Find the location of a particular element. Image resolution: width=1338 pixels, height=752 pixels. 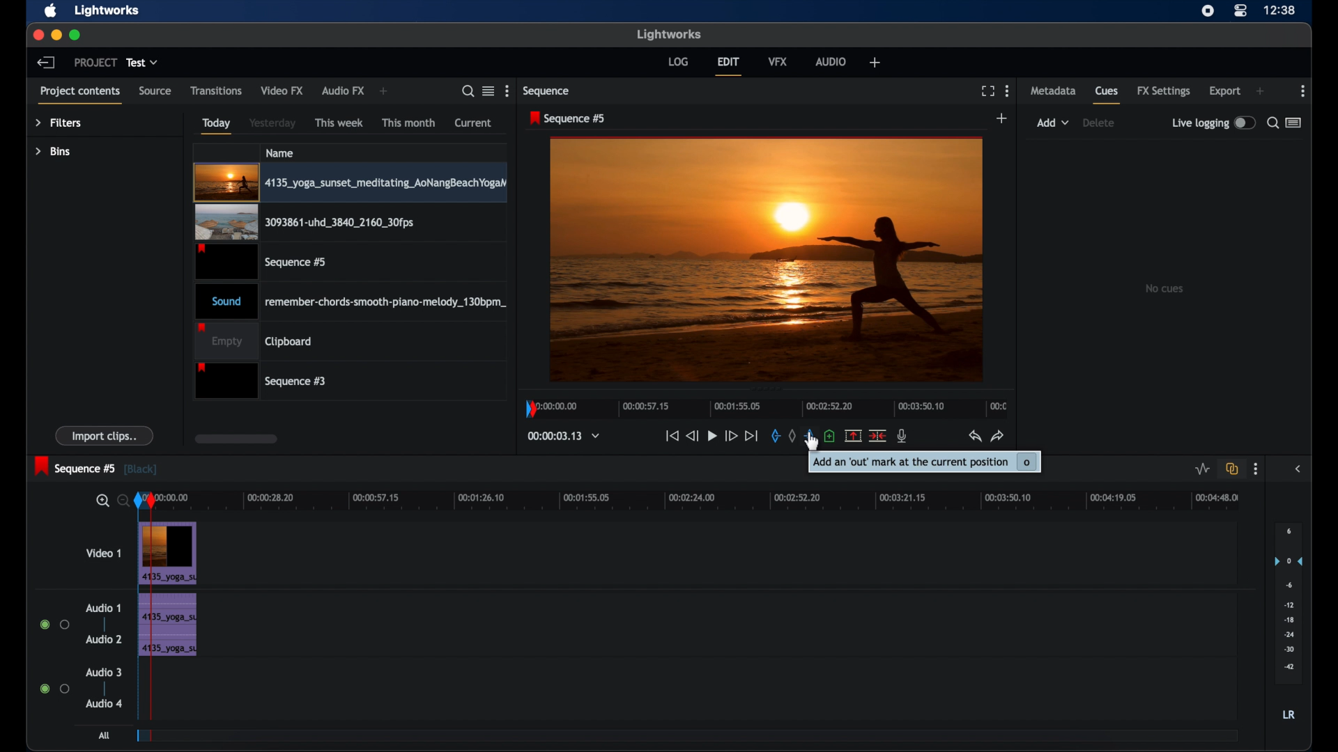

fx settings is located at coordinates (1164, 91).